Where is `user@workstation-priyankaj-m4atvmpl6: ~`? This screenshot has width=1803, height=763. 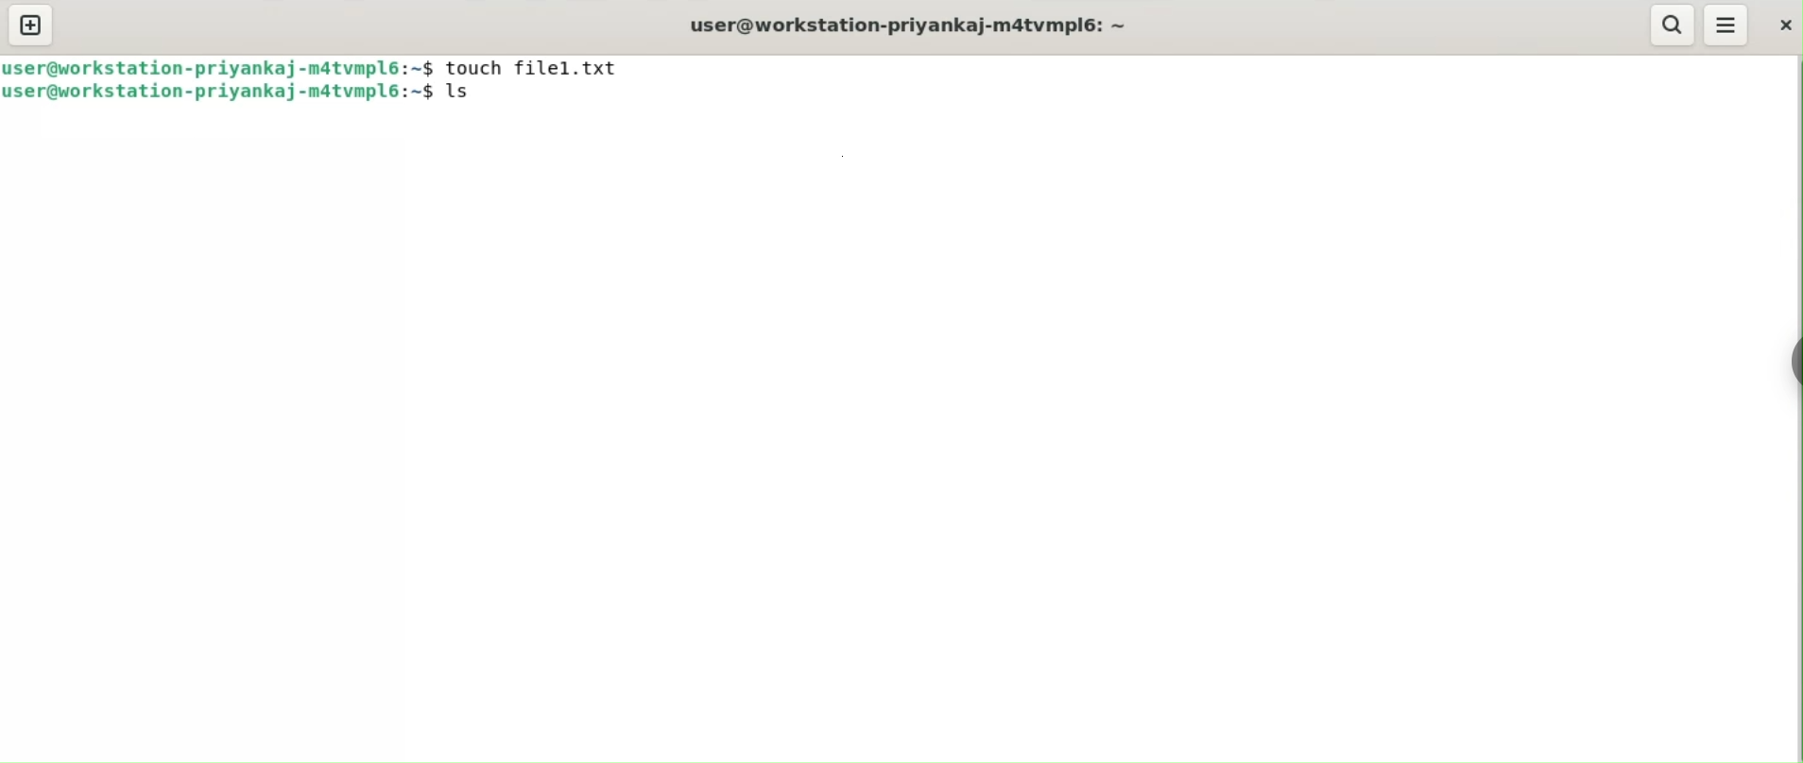 user@workstation-priyankaj-m4atvmpl6: ~ is located at coordinates (915, 26).